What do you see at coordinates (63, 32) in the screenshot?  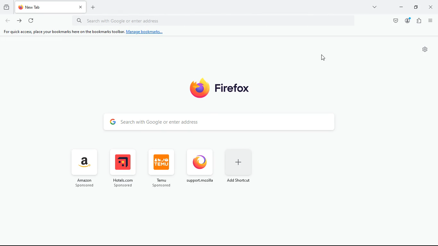 I see `For quick access, place your bookmarks here on the bookmarks toolbar` at bounding box center [63, 32].